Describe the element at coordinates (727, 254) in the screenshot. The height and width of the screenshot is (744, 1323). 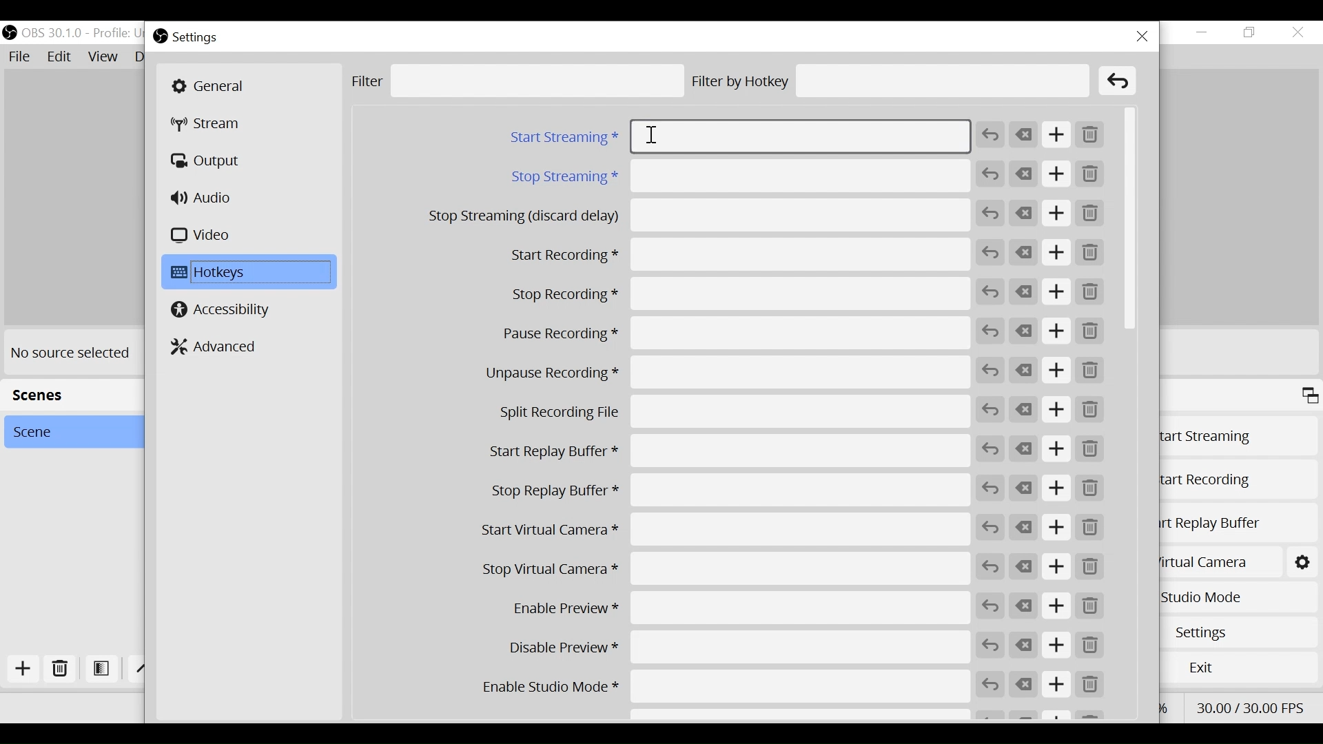
I see `Start Recording` at that location.